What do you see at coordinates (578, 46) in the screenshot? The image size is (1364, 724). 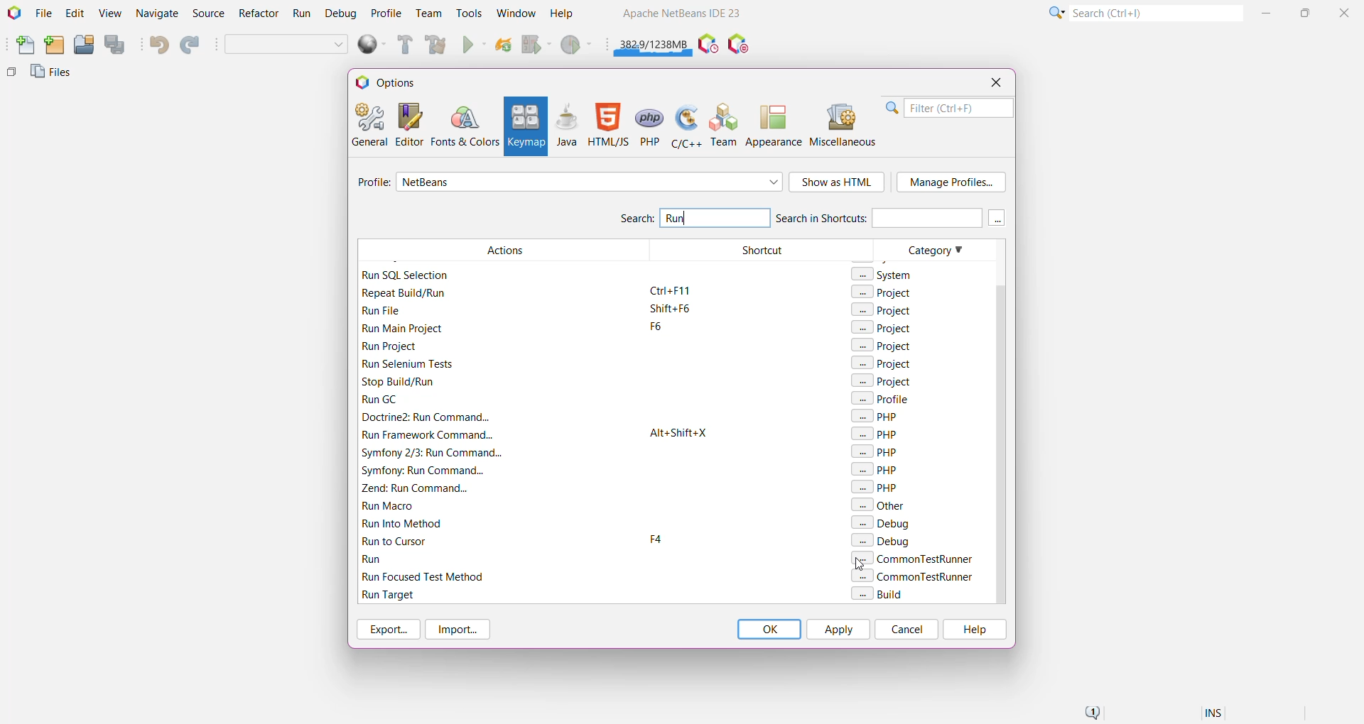 I see `Profile Main project` at bounding box center [578, 46].